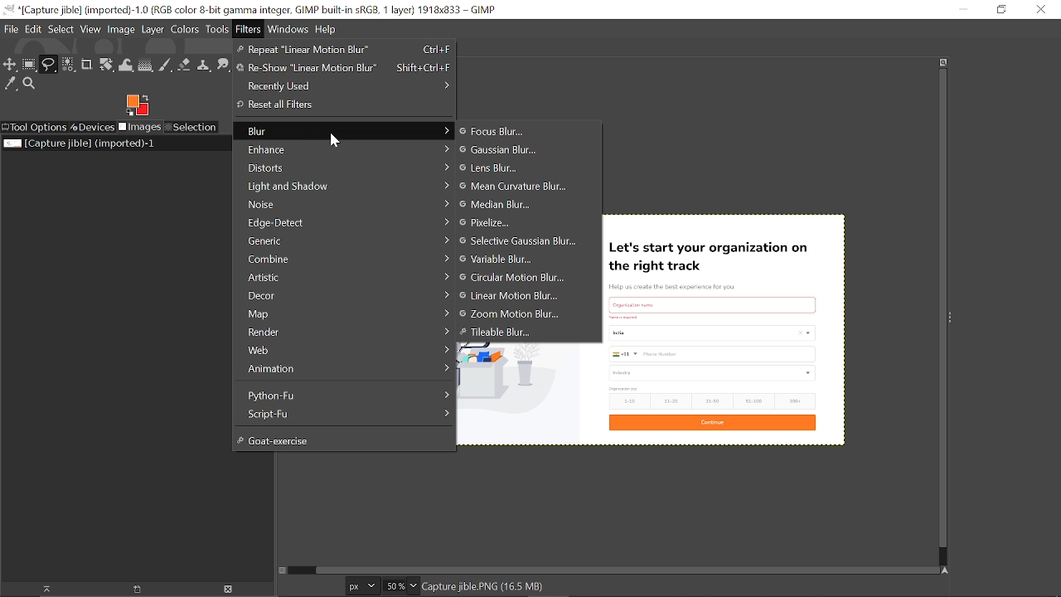 This screenshot has height=597, width=1061. I want to click on Free select tool, so click(48, 65).